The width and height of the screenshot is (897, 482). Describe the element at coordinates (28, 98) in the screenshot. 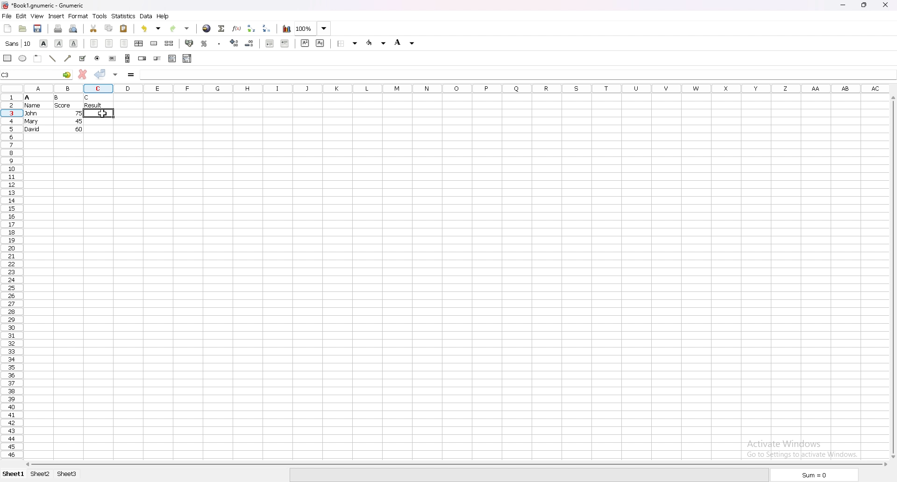

I see `a` at that location.